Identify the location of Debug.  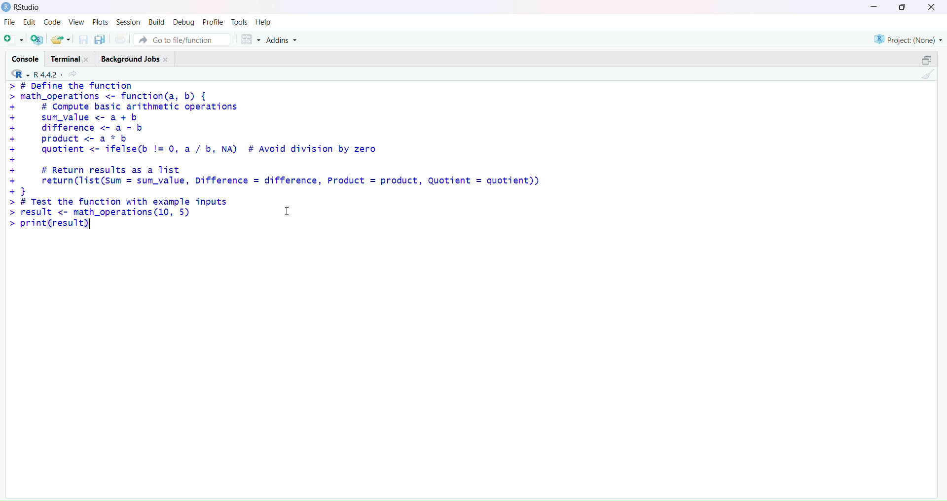
(182, 21).